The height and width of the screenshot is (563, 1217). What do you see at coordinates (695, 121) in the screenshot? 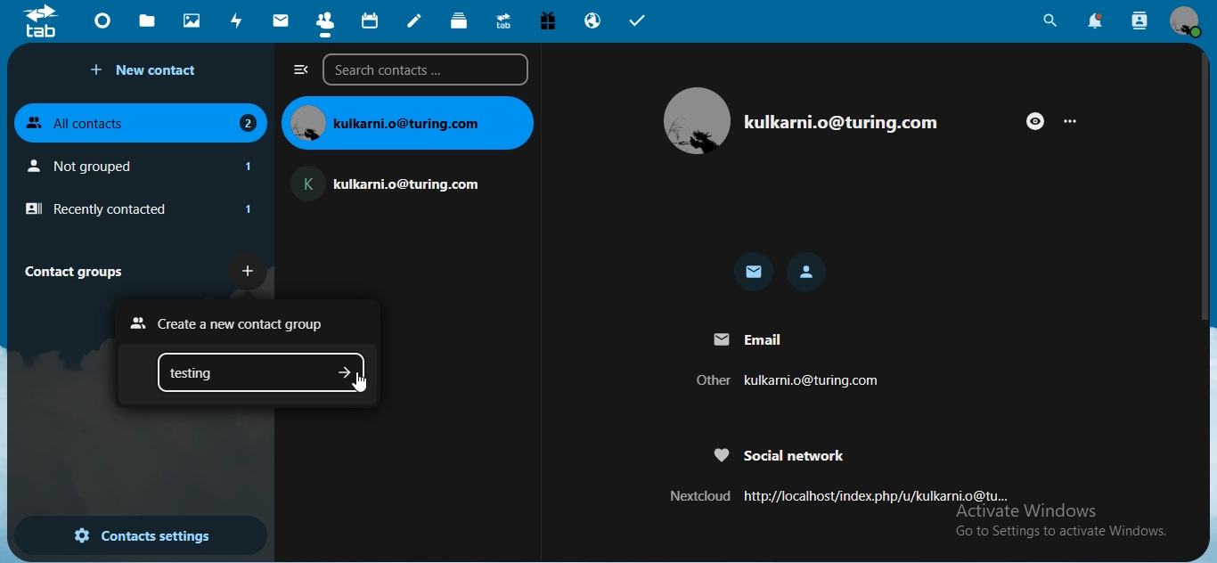
I see `profile picture` at bounding box center [695, 121].